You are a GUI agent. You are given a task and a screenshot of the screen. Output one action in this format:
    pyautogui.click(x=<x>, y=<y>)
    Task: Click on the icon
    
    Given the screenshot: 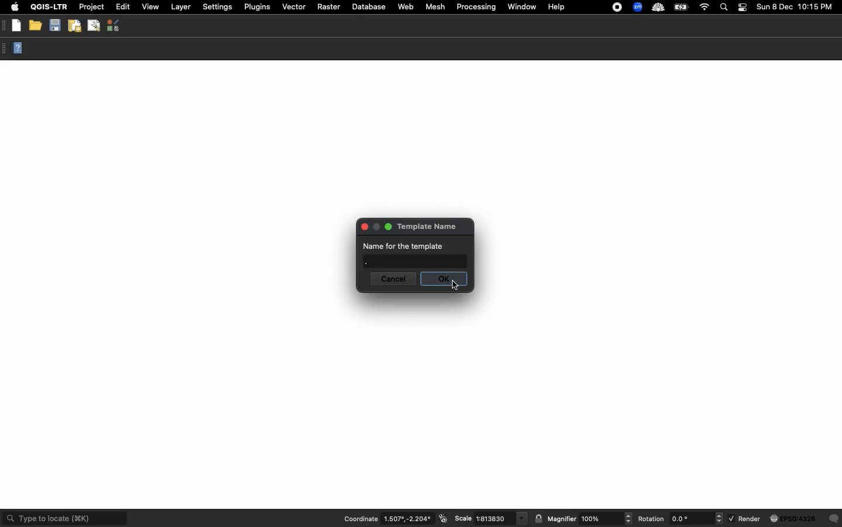 What is the action you would take?
    pyautogui.click(x=443, y=518)
    